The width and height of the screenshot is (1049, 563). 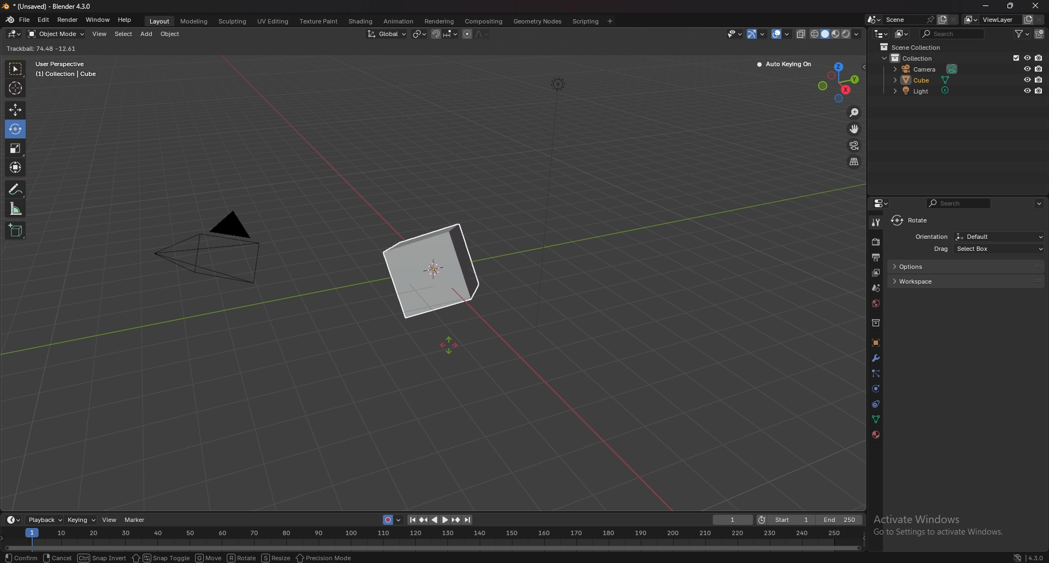 I want to click on editor type, so click(x=14, y=519).